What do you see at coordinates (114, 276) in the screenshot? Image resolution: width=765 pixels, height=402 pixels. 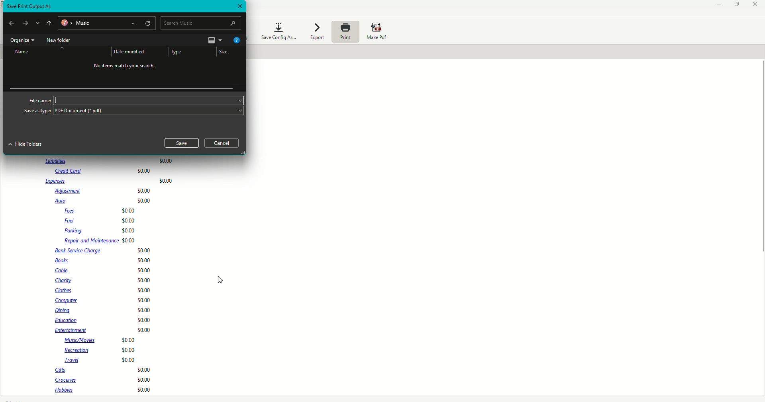 I see `Data` at bounding box center [114, 276].